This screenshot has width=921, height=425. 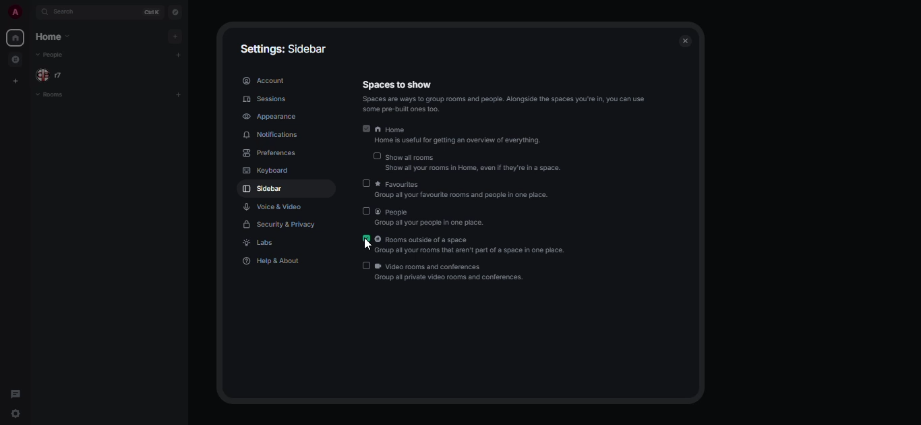 What do you see at coordinates (273, 261) in the screenshot?
I see `help & about` at bounding box center [273, 261].